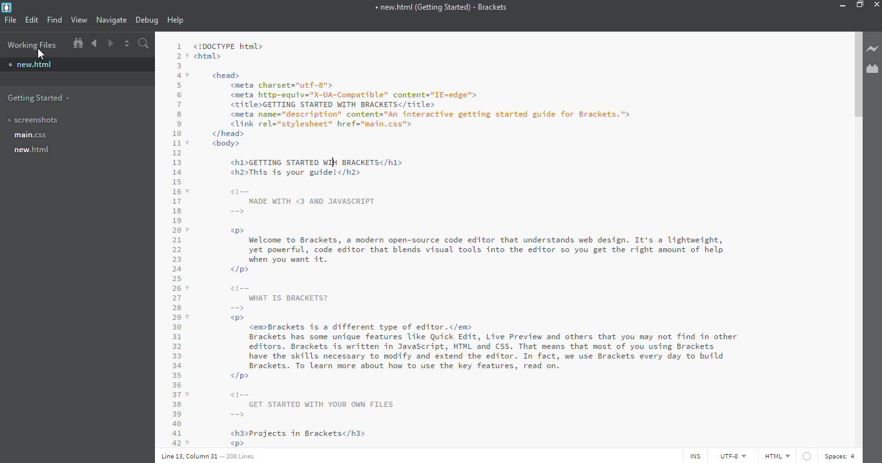  What do you see at coordinates (32, 19) in the screenshot?
I see `edit` at bounding box center [32, 19].